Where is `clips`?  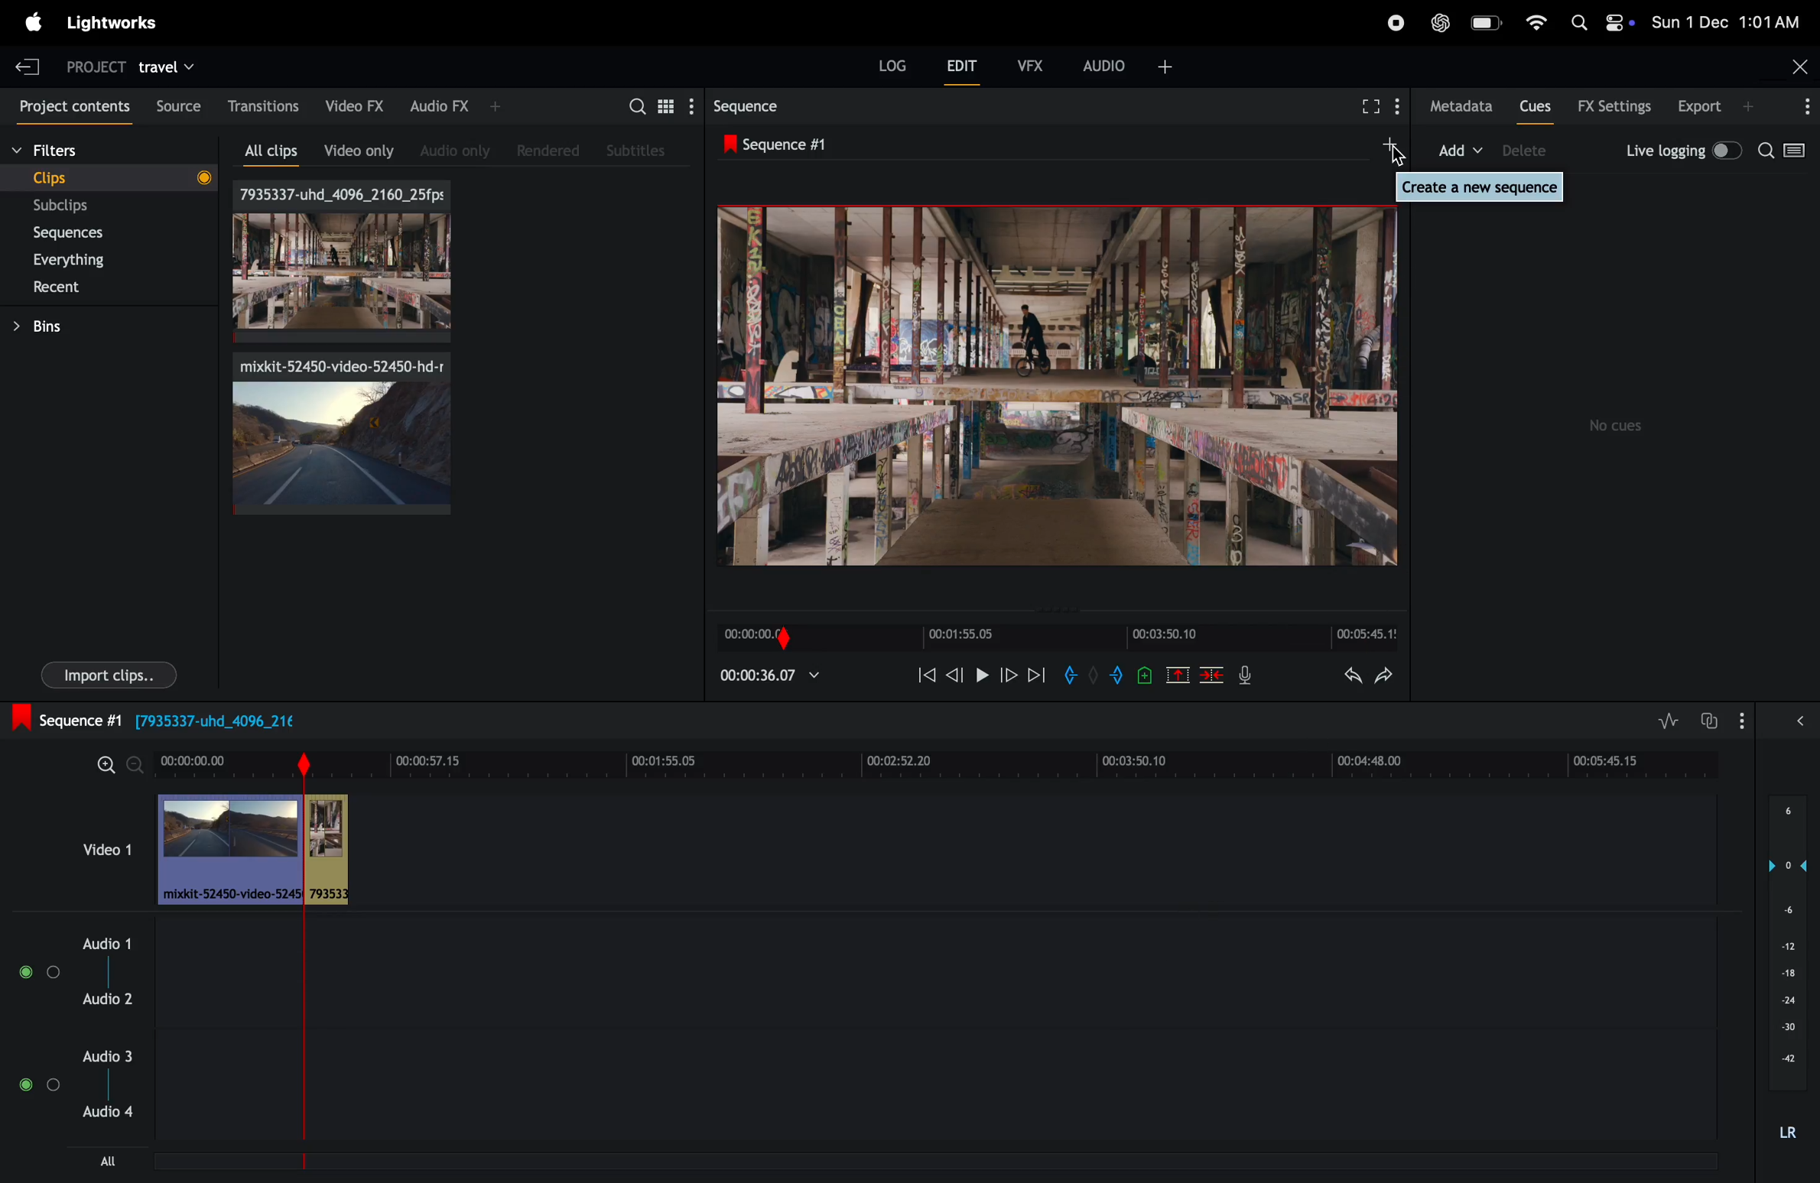 clips is located at coordinates (113, 178).